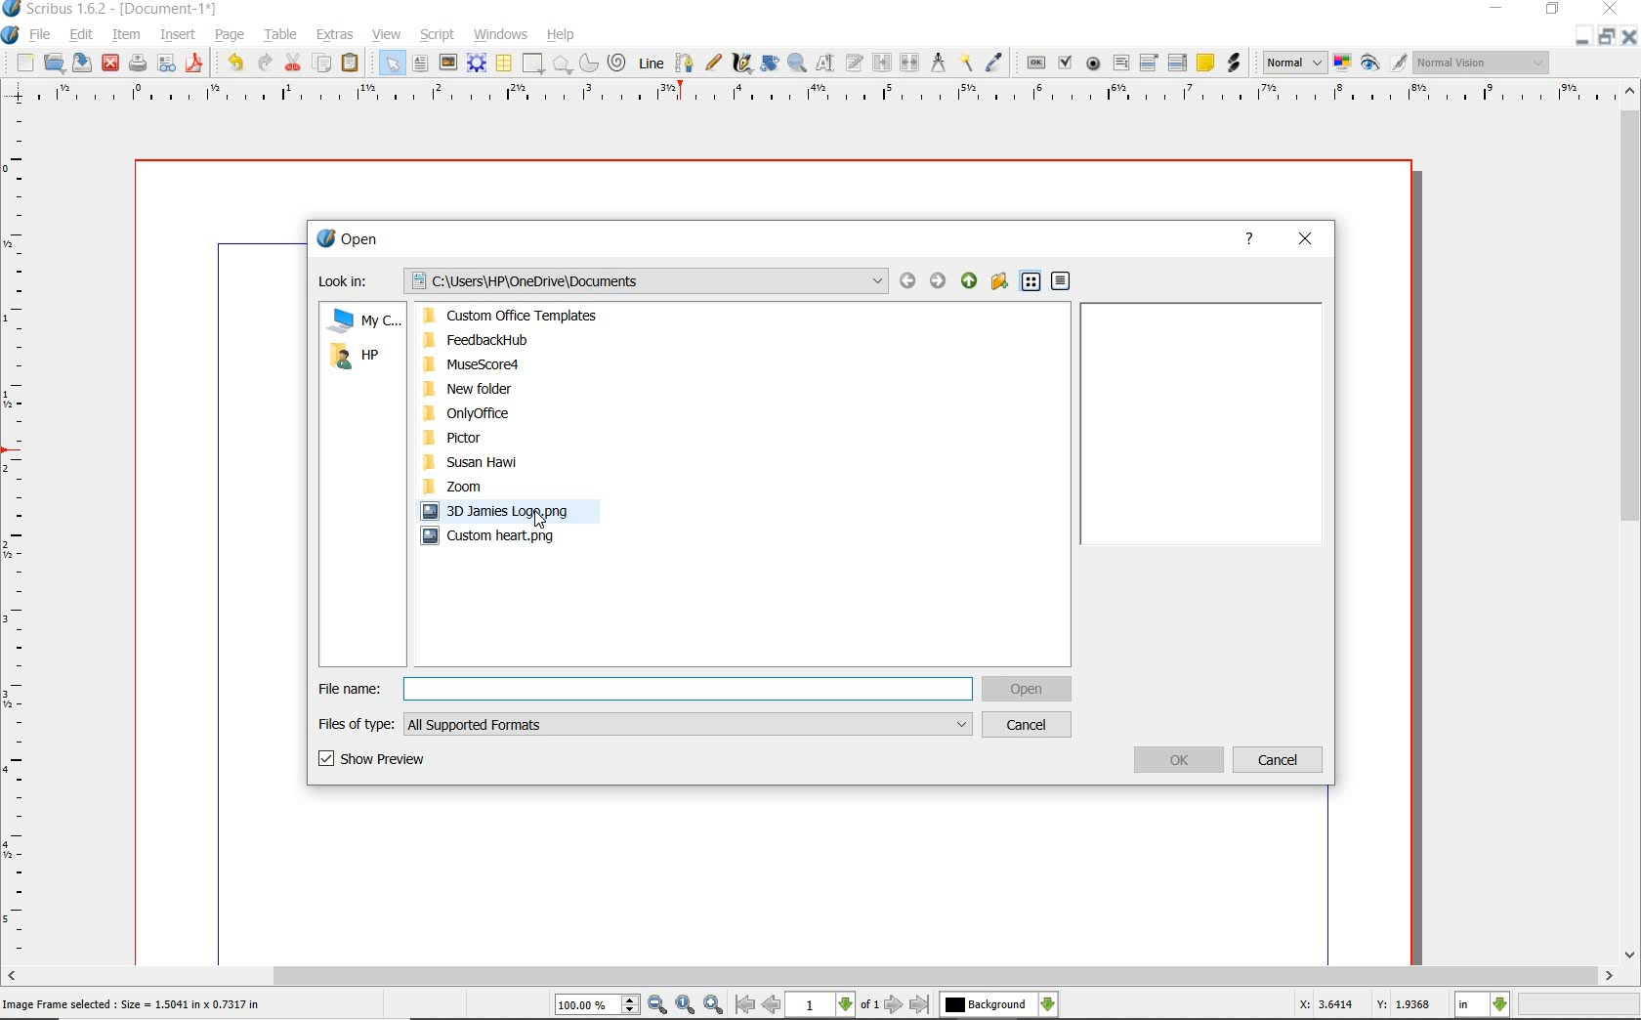 This screenshot has height=1020, width=1641. Describe the element at coordinates (810, 976) in the screenshot. I see `scrollbar` at that location.